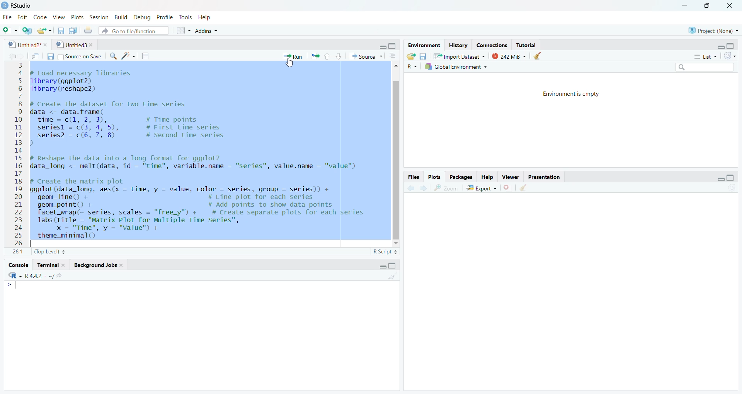 The width and height of the screenshot is (742, 394). What do you see at coordinates (40, 18) in the screenshot?
I see `Code` at bounding box center [40, 18].